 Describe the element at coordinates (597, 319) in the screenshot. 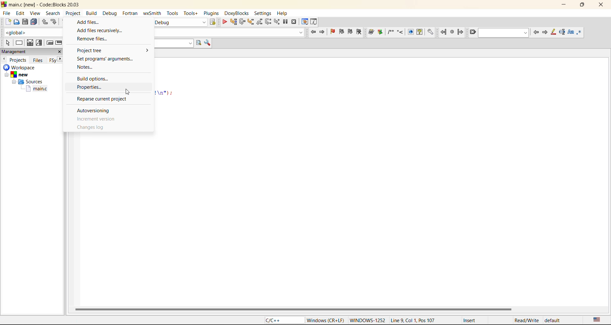

I see `text language` at that location.